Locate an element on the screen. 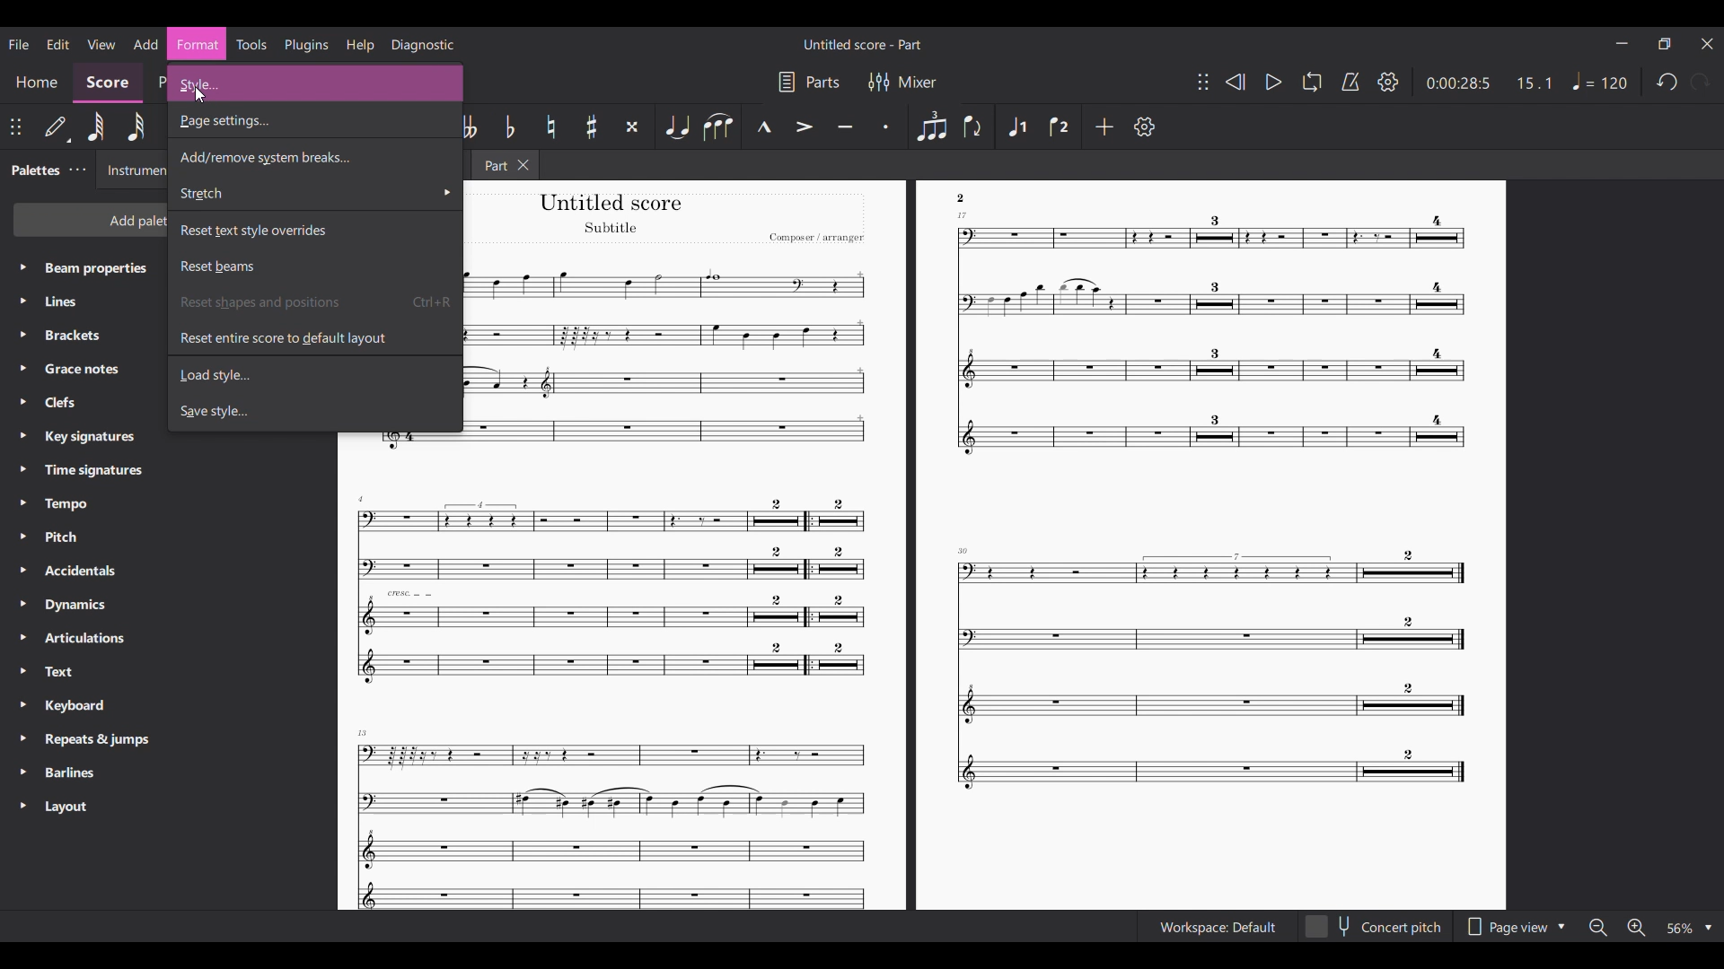 This screenshot has height=969, width=1724. Beam propertiex is located at coordinates (92, 267).